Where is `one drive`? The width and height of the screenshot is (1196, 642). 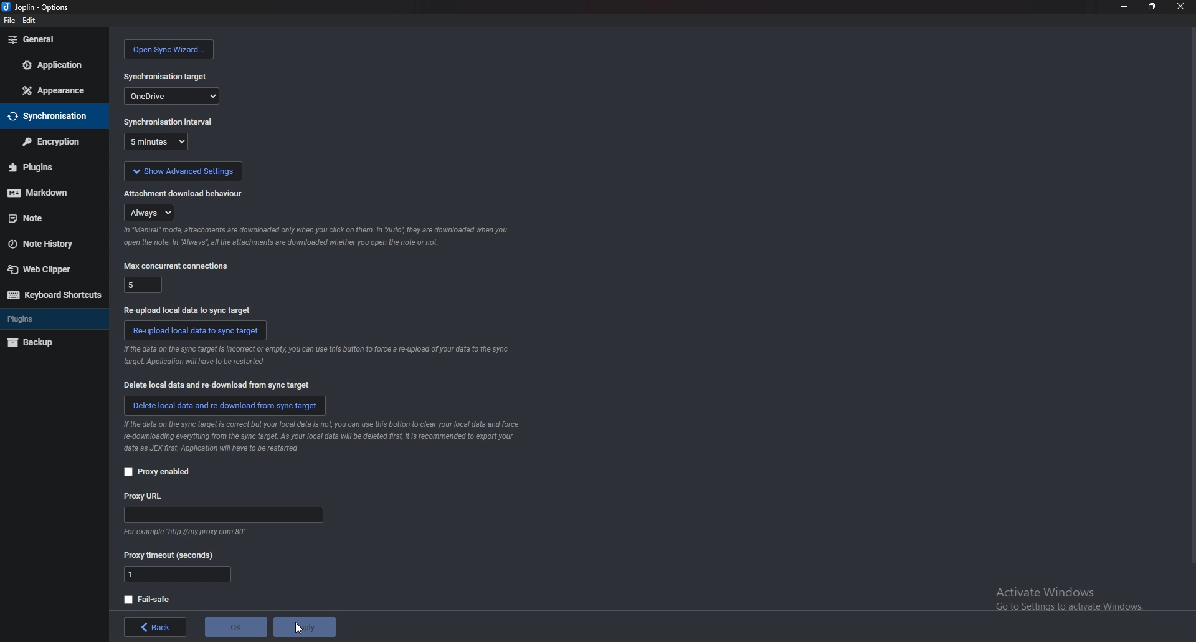
one drive is located at coordinates (173, 96).